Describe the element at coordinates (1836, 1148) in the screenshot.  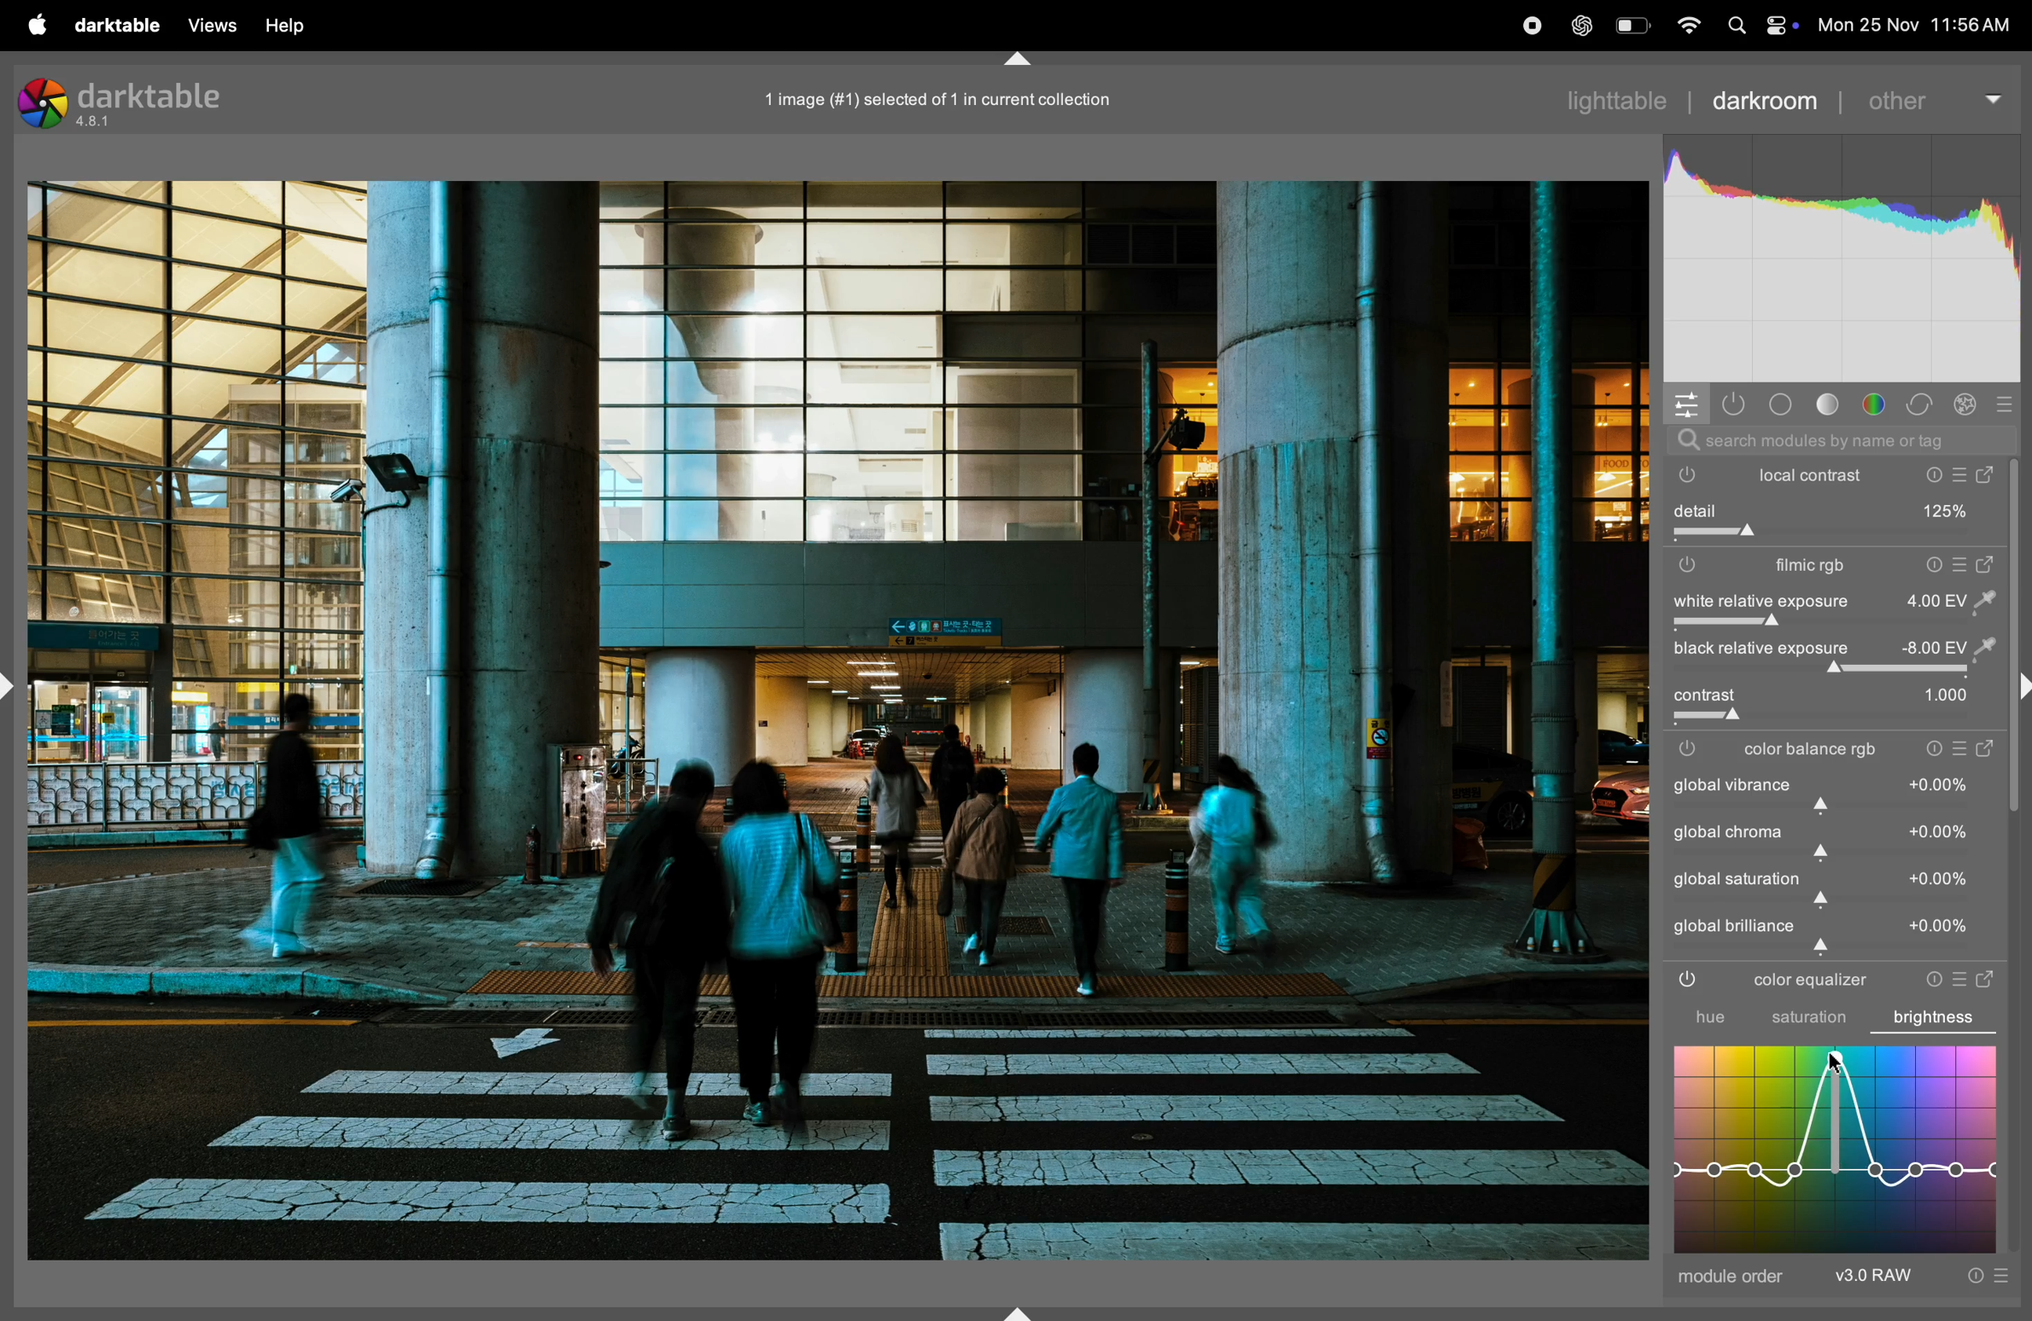
I see `graph equalizer` at that location.